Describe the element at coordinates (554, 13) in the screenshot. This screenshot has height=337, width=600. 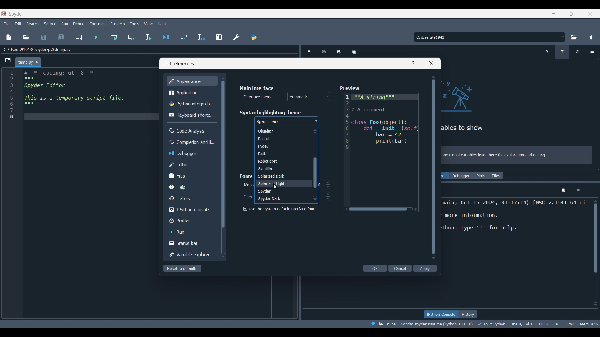
I see `Minimize` at that location.